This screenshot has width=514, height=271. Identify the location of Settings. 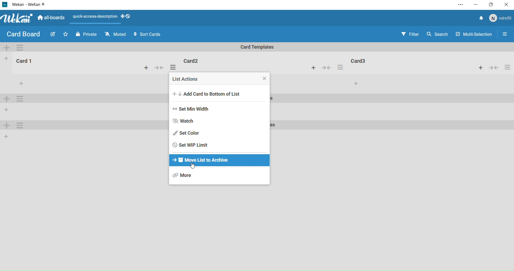
(20, 47).